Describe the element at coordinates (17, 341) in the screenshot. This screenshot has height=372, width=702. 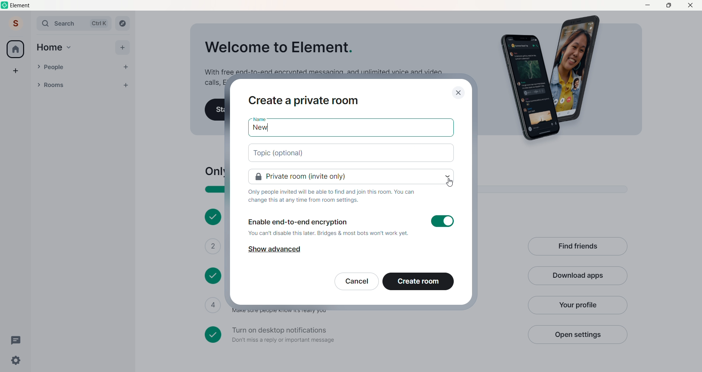
I see `Threads` at that location.